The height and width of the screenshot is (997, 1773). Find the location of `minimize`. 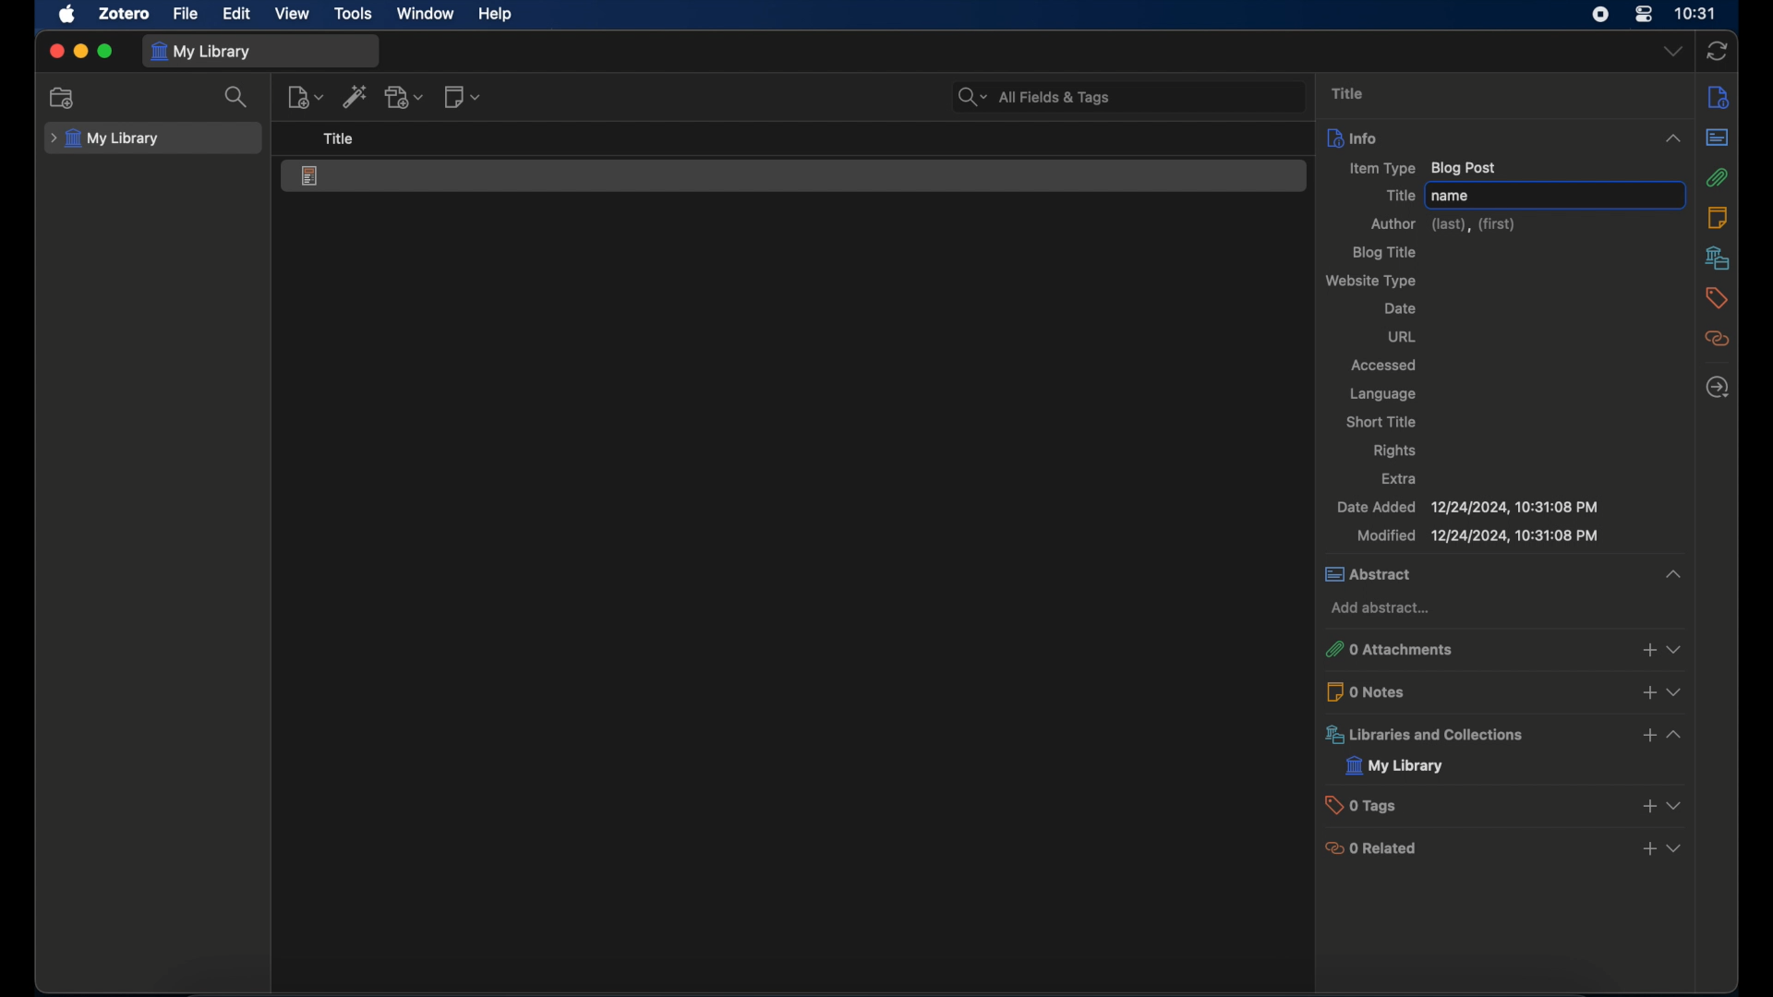

minimize is located at coordinates (79, 53).